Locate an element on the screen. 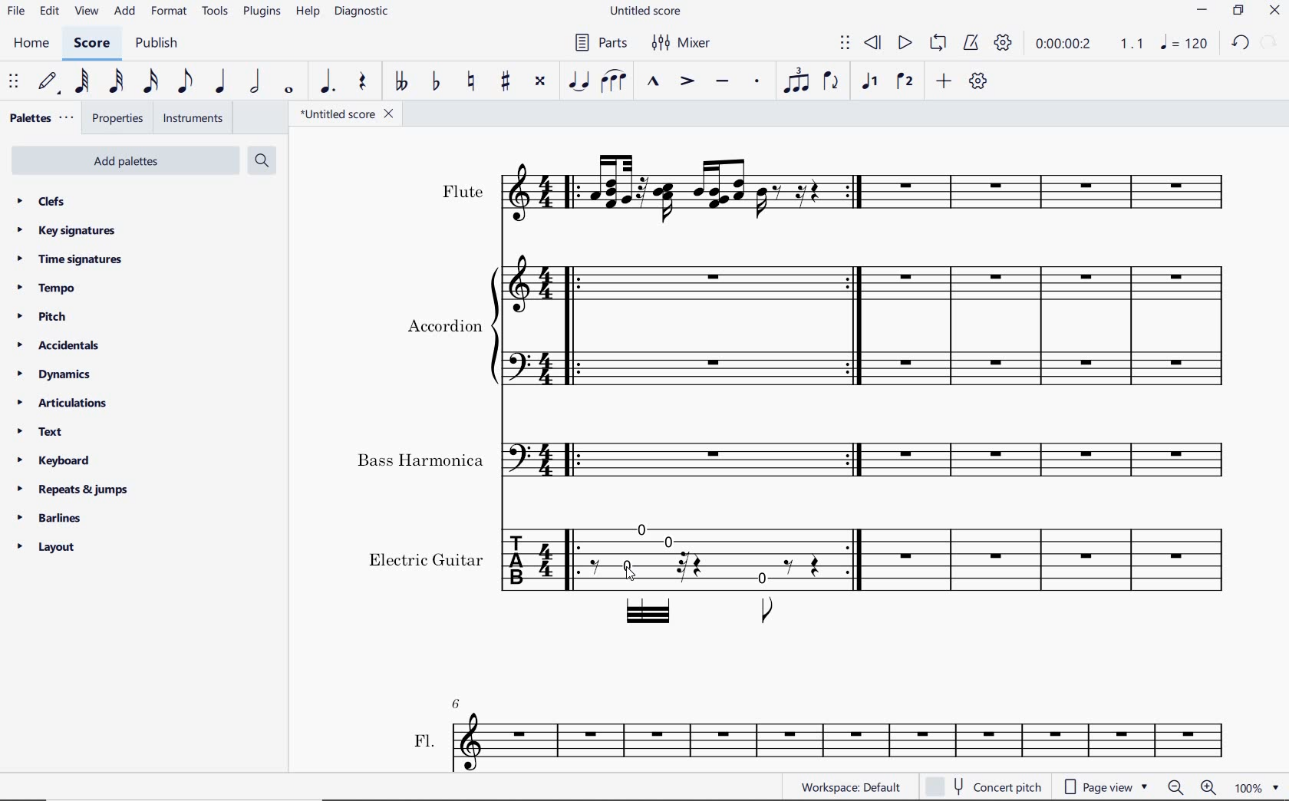 The image size is (1289, 801). tools is located at coordinates (215, 15).